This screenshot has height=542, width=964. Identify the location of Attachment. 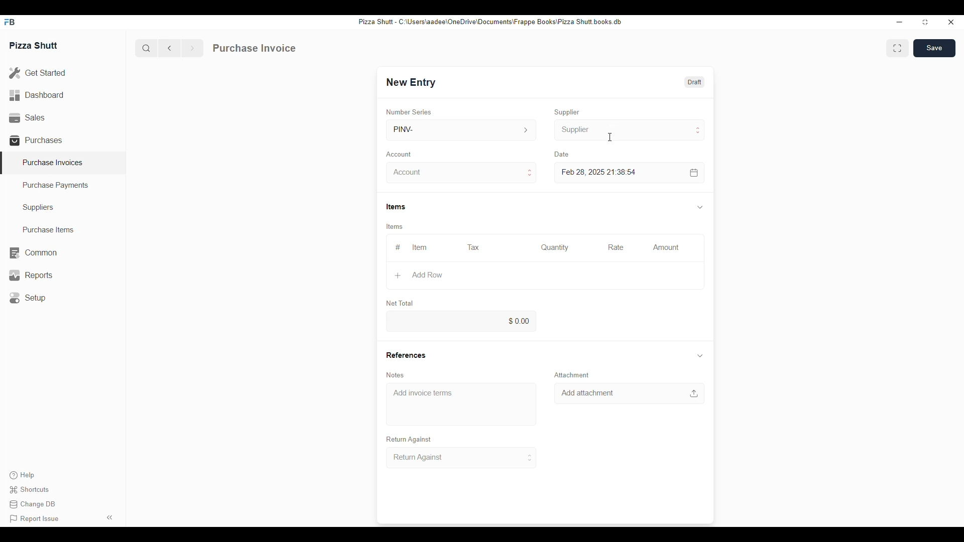
(572, 375).